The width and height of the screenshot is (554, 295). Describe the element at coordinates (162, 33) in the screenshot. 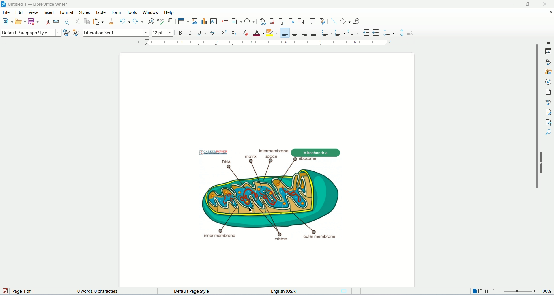

I see `font color` at that location.